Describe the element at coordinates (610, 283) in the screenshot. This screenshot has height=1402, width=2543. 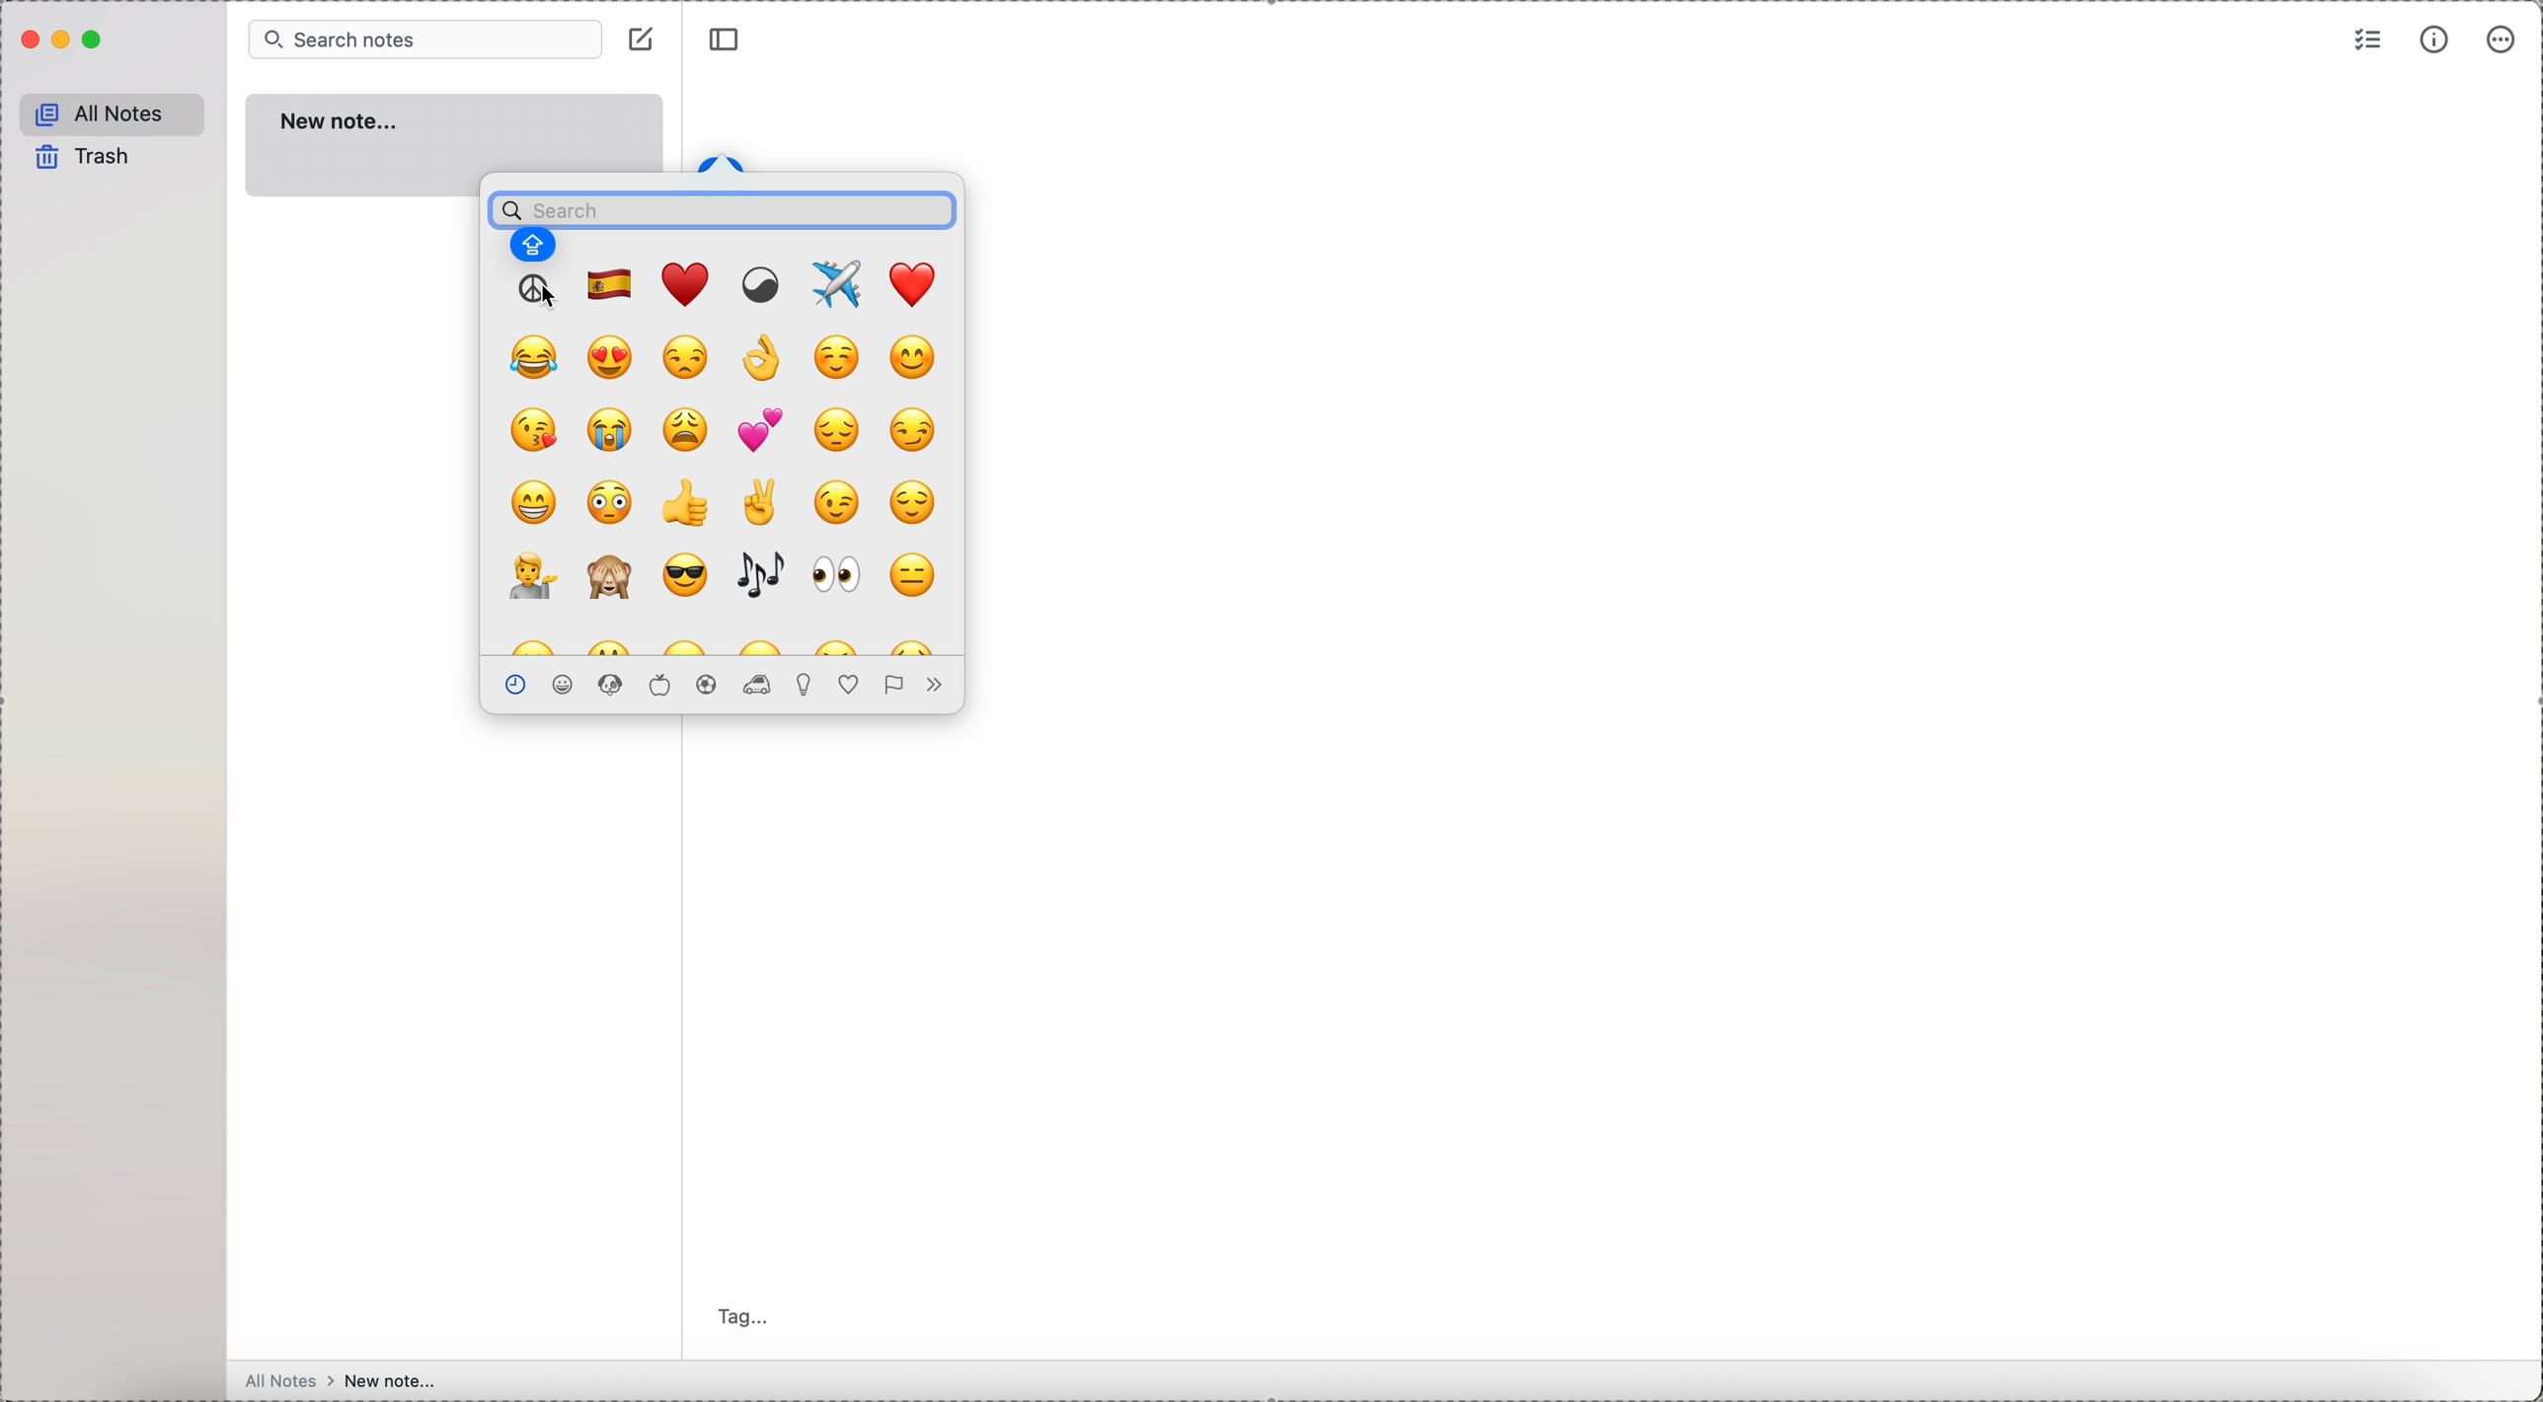
I see `emoji` at that location.